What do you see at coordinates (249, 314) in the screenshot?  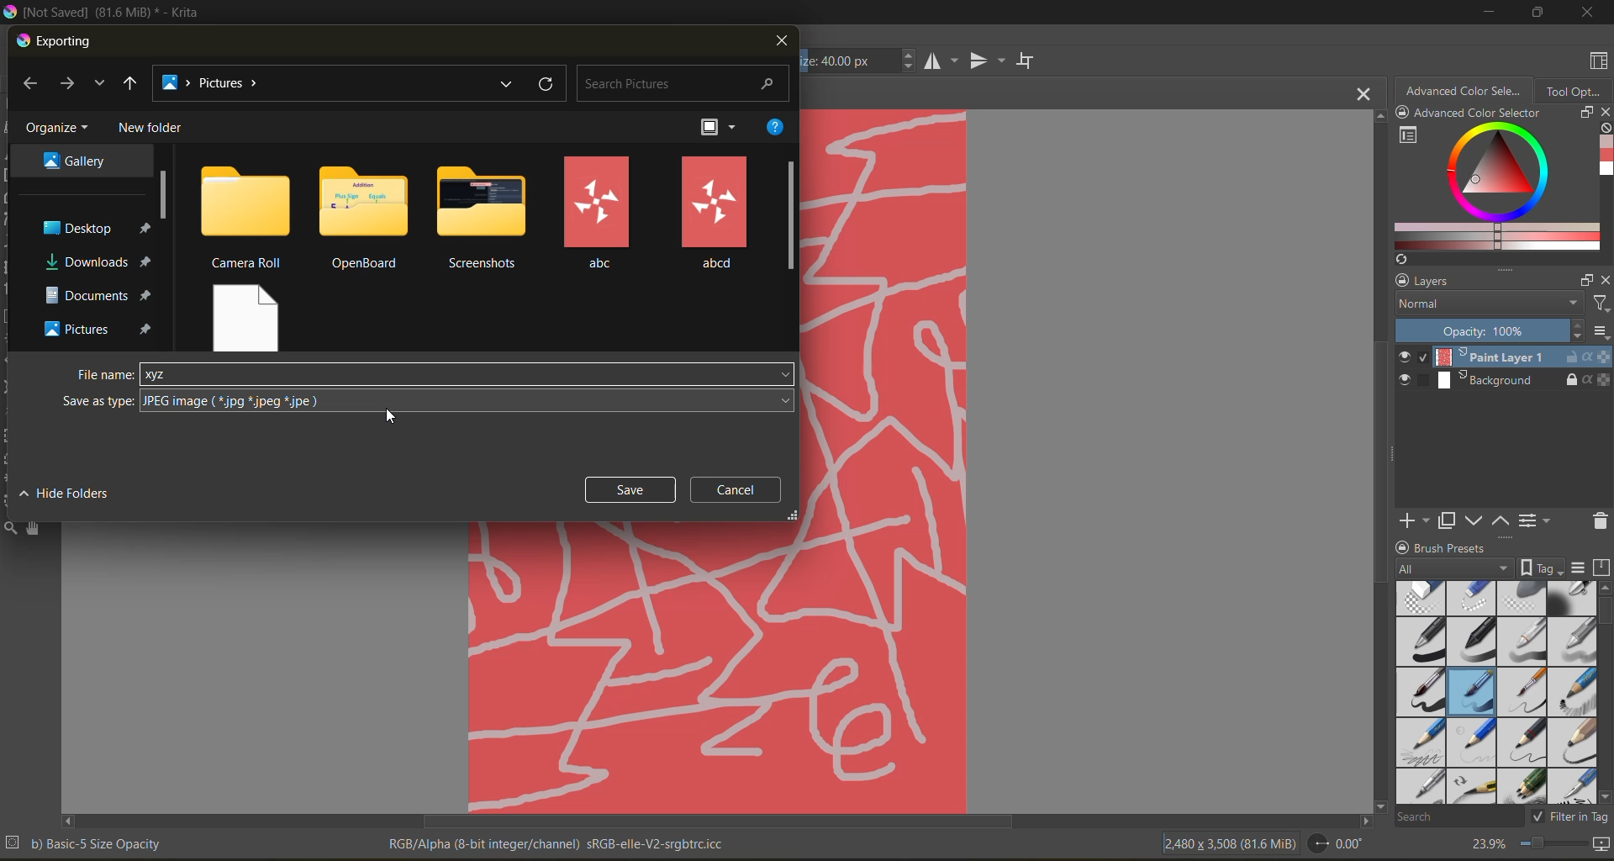 I see `folders` at bounding box center [249, 314].